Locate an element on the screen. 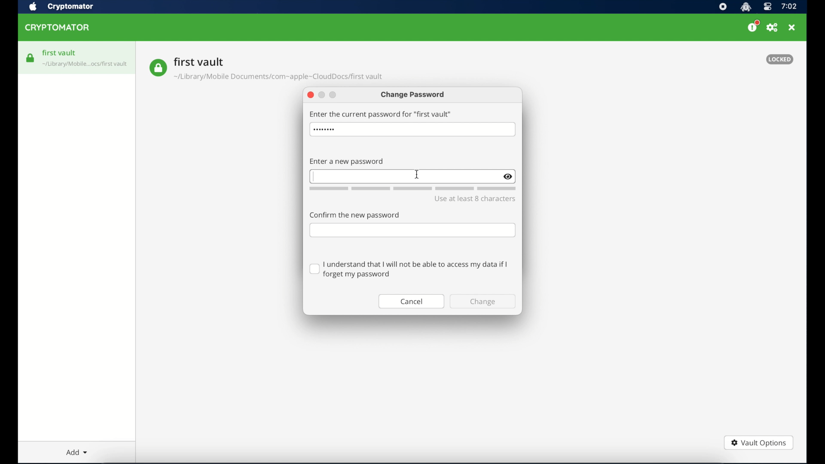 The width and height of the screenshot is (825, 464). hidden password is located at coordinates (324, 130).